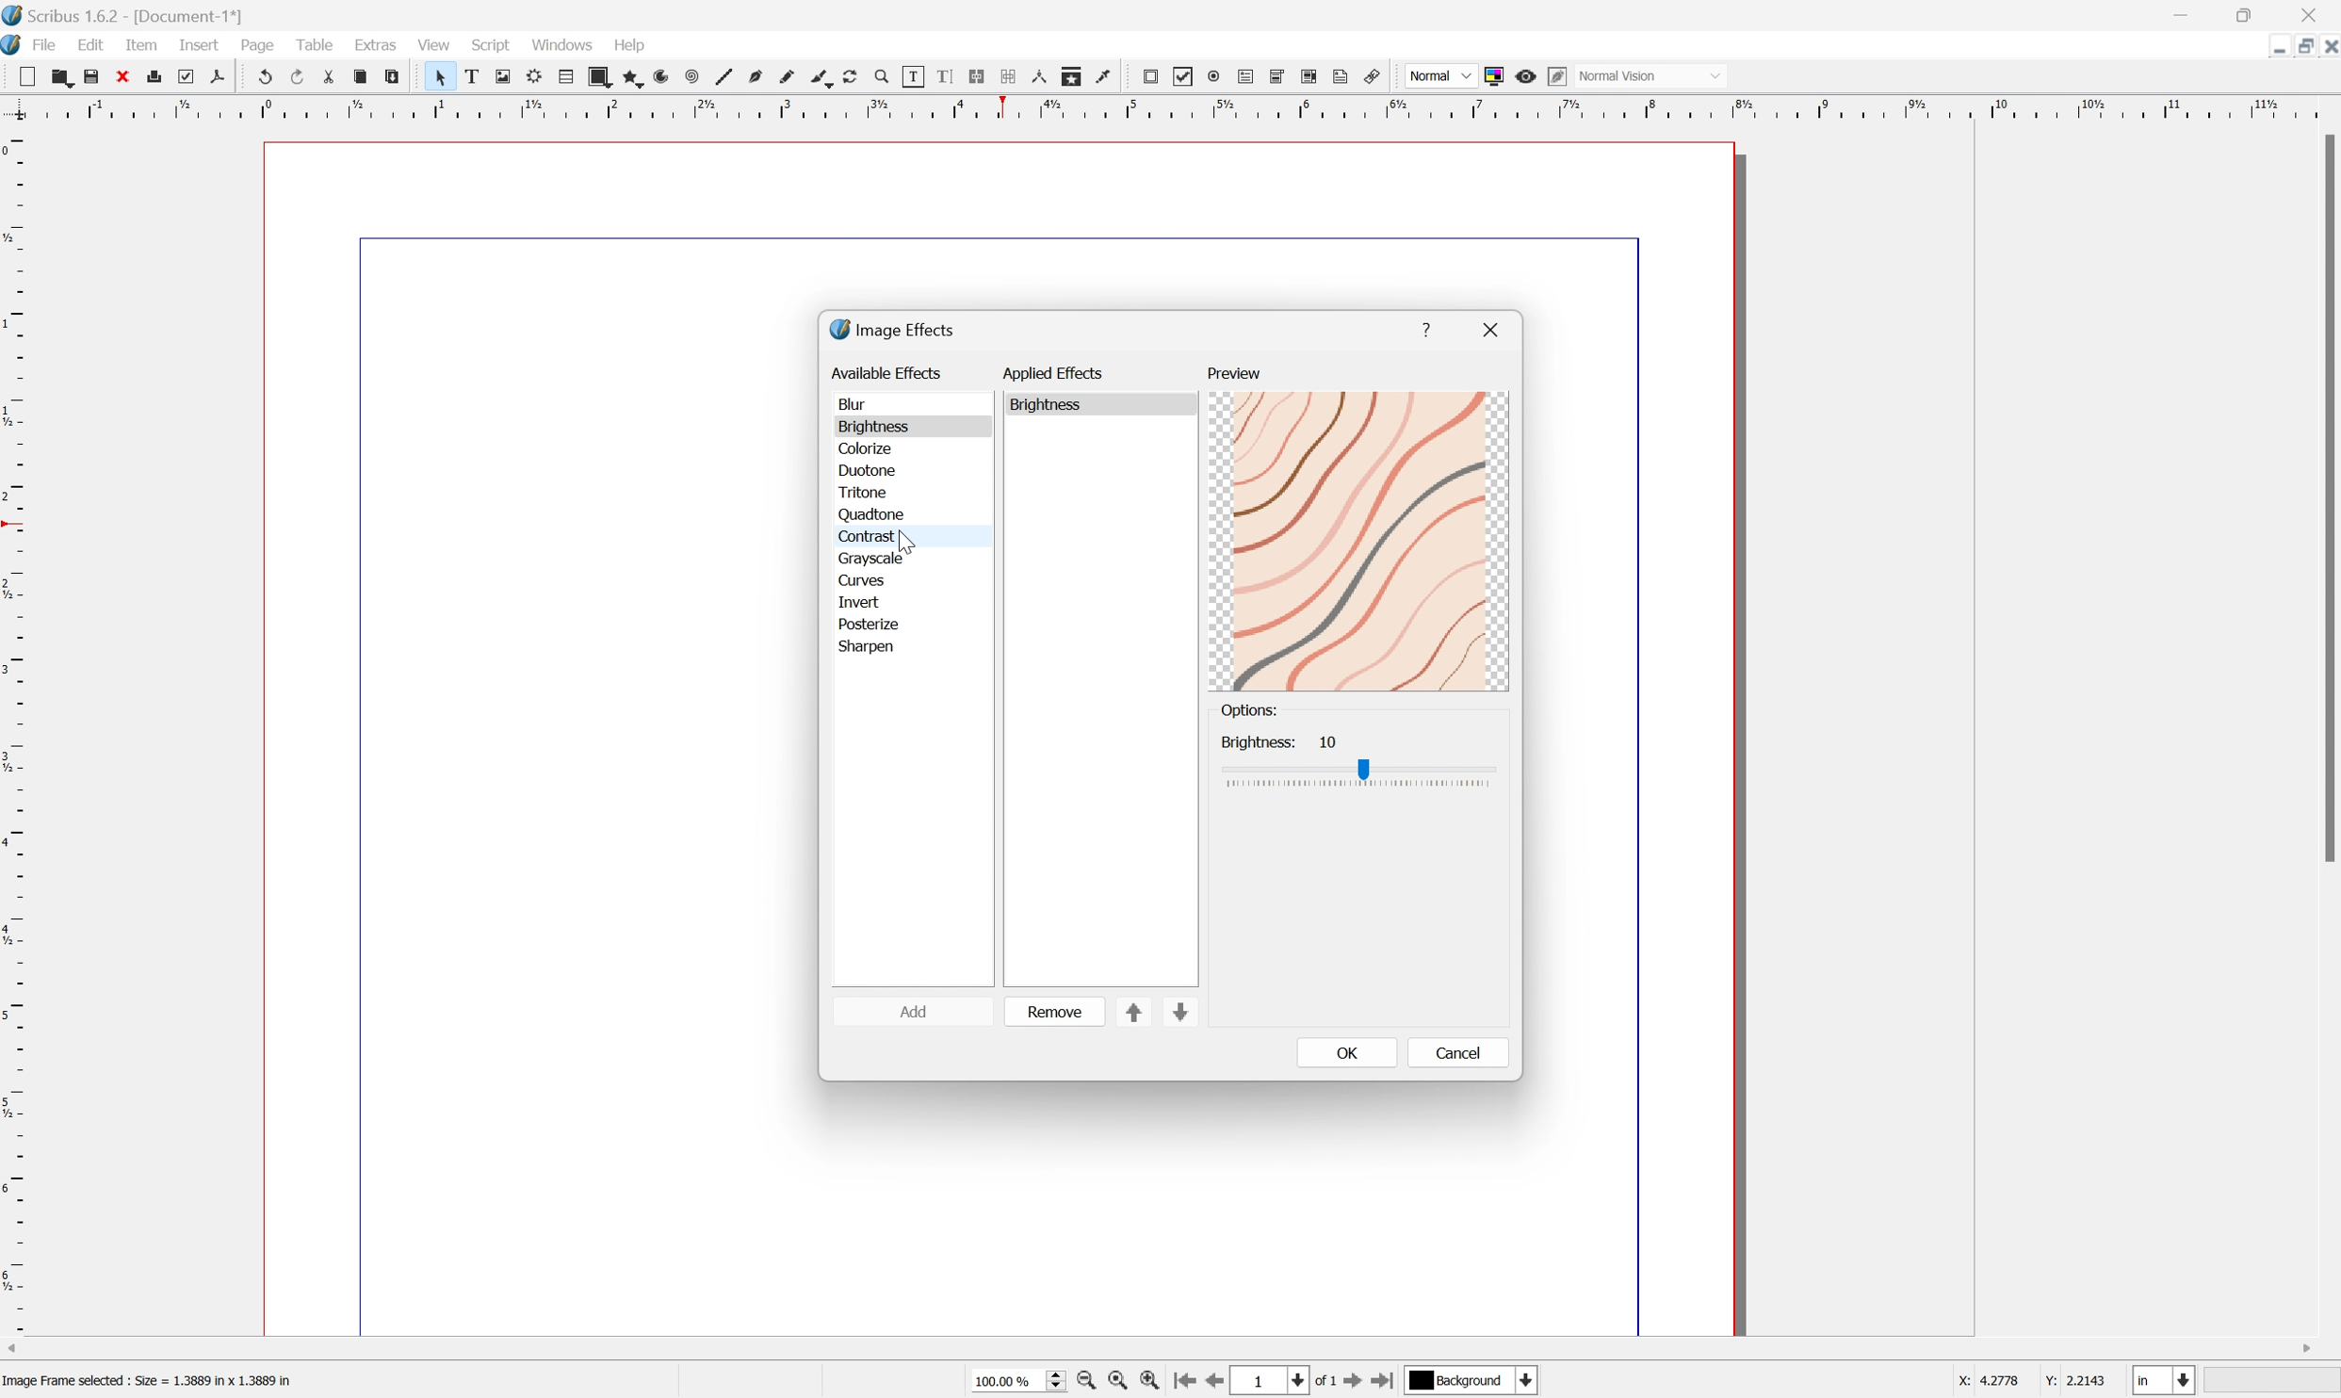 This screenshot has height=1398, width=2341. What do you see at coordinates (468, 76) in the screenshot?
I see `Text frame` at bounding box center [468, 76].